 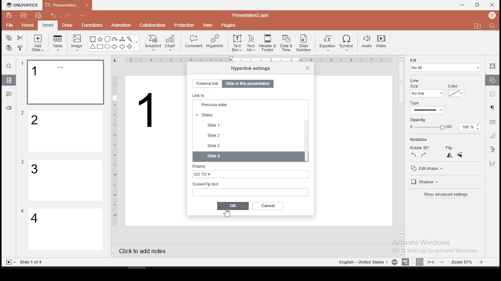 What do you see at coordinates (83, 16) in the screenshot?
I see `` at bounding box center [83, 16].